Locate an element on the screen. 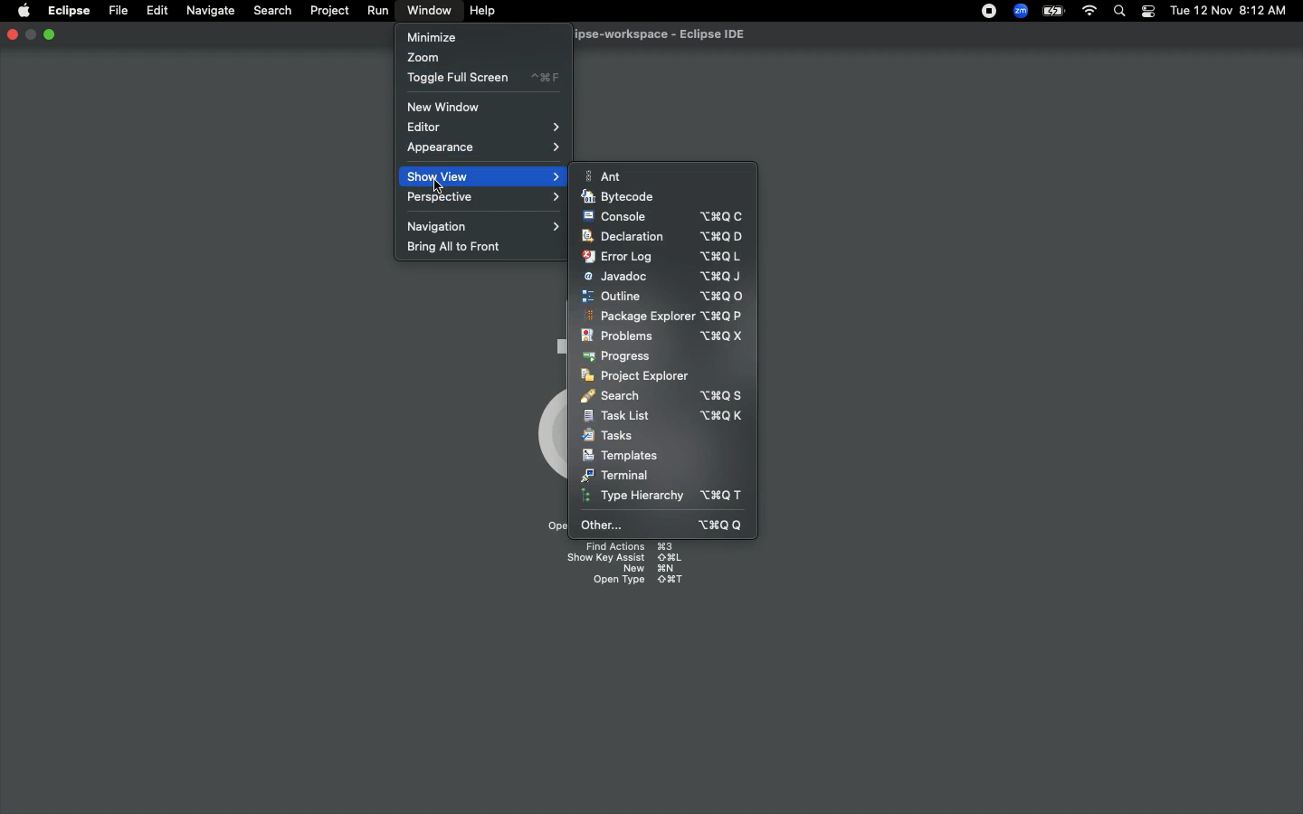 This screenshot has height=814, width=1303. Javadoc is located at coordinates (663, 278).